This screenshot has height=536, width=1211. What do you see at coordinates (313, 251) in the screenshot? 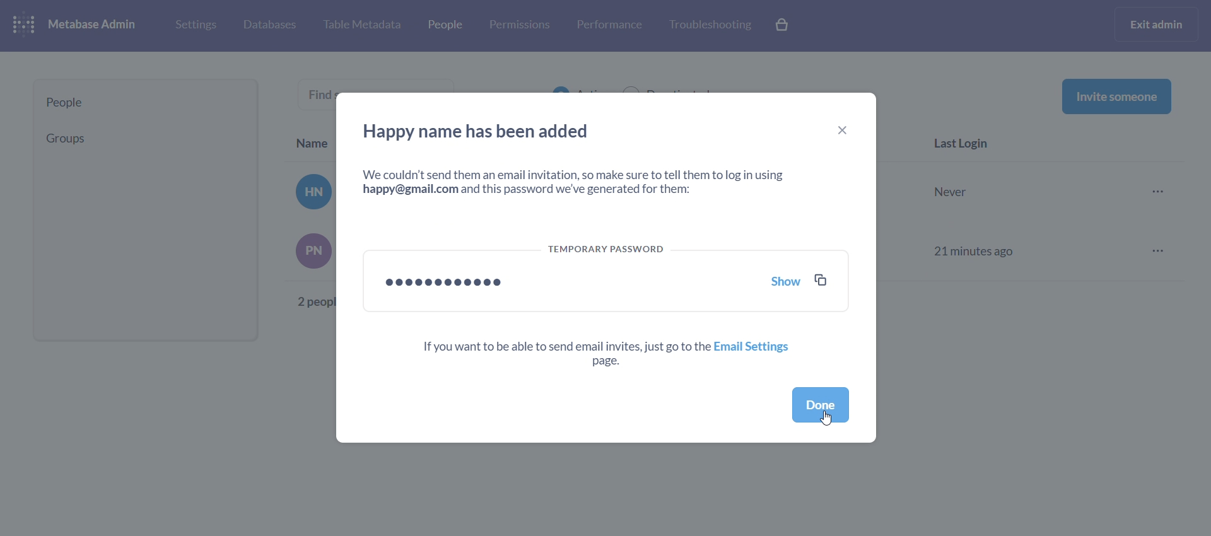
I see `image` at bounding box center [313, 251].